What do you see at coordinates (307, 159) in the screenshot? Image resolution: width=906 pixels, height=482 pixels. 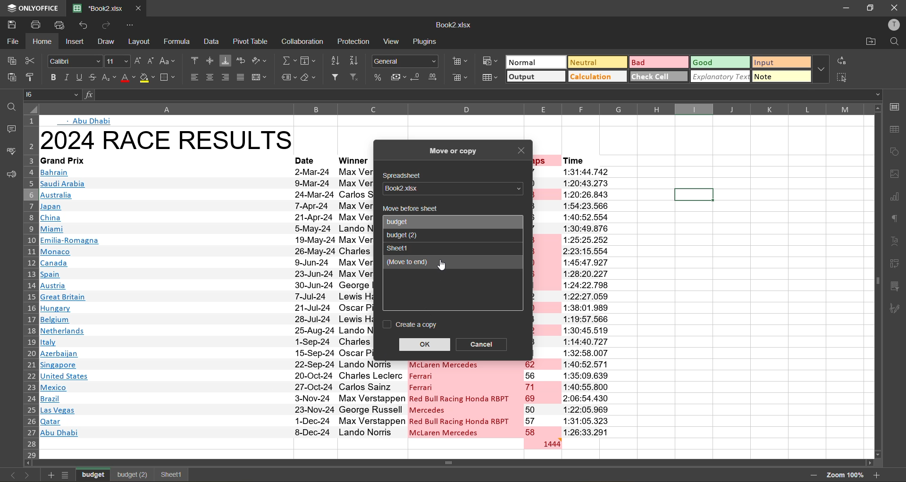 I see `date` at bounding box center [307, 159].